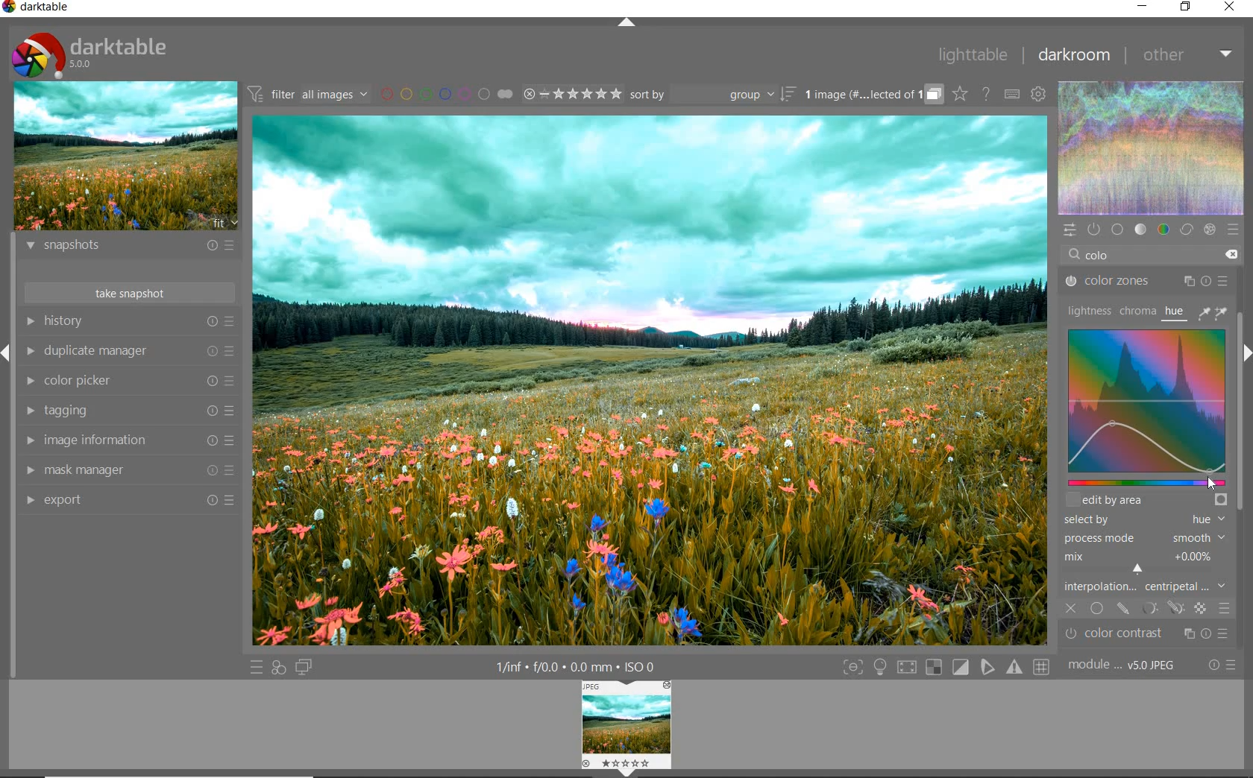 The height and width of the screenshot is (778, 1253). Describe the element at coordinates (1137, 311) in the screenshot. I see `chroma` at that location.